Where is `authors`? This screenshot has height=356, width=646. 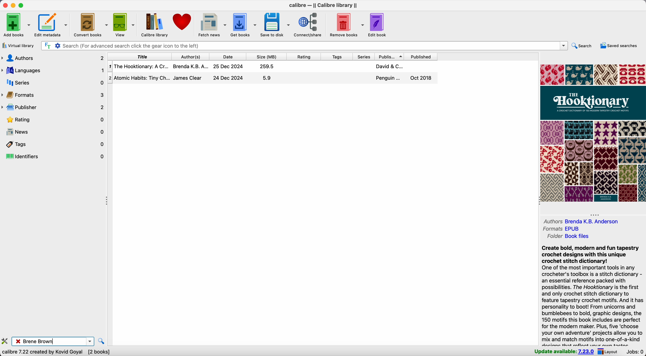 authors is located at coordinates (582, 221).